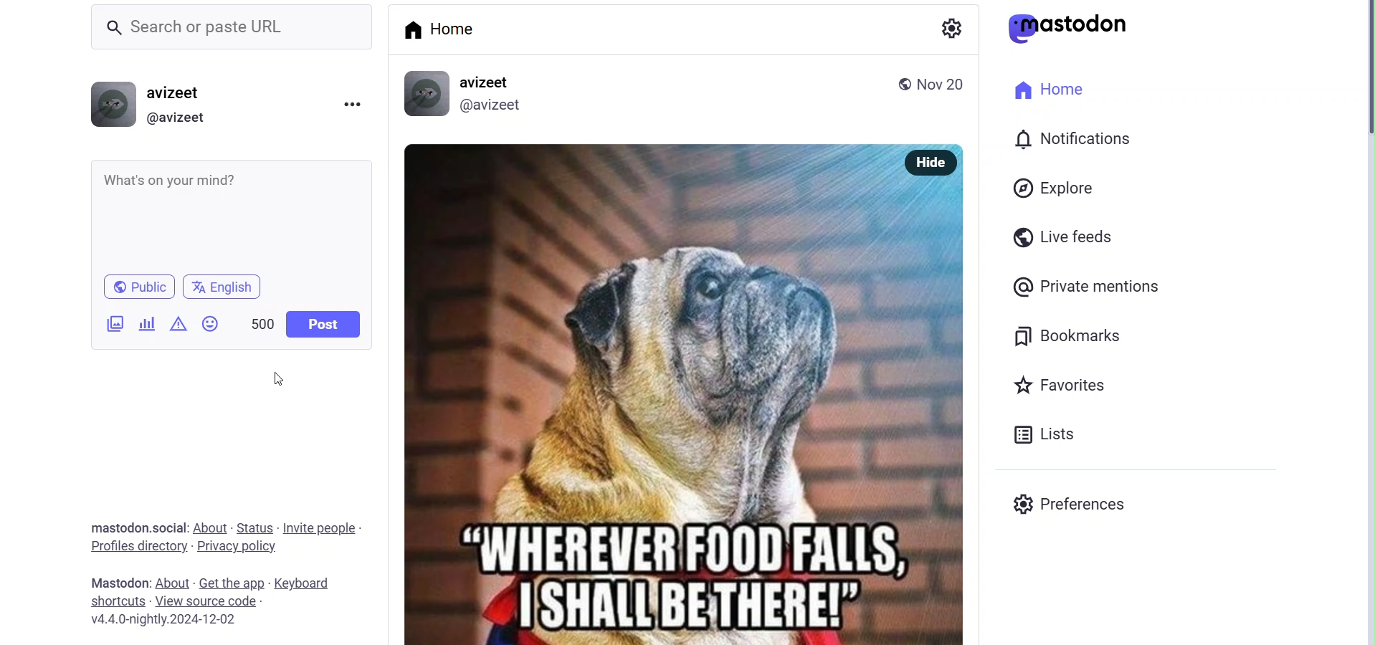 This screenshot has width=1375, height=645. I want to click on hide, so click(933, 163).